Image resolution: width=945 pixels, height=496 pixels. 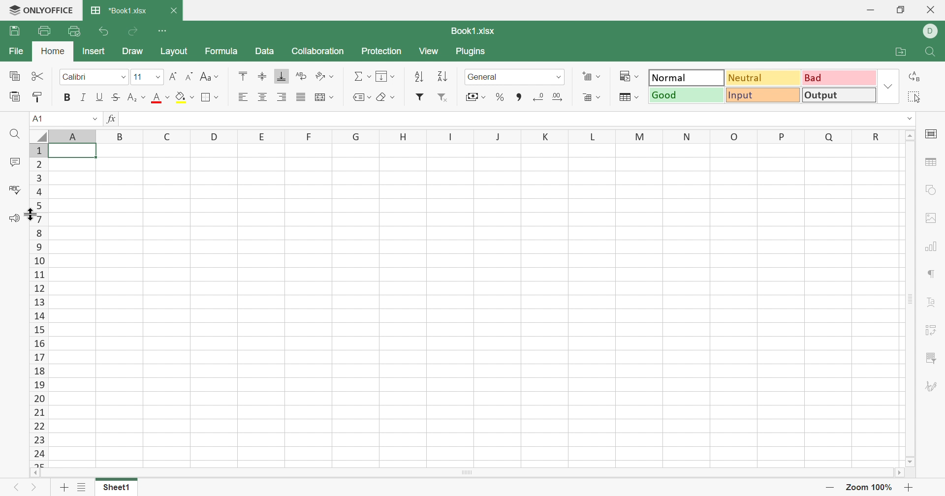 What do you see at coordinates (932, 31) in the screenshot?
I see `DELL` at bounding box center [932, 31].